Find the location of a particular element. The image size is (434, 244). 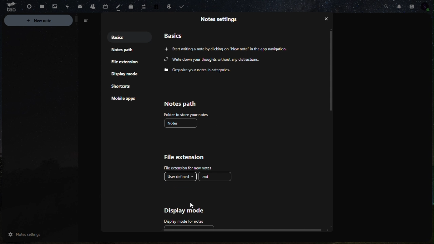

dashboard is located at coordinates (27, 5).